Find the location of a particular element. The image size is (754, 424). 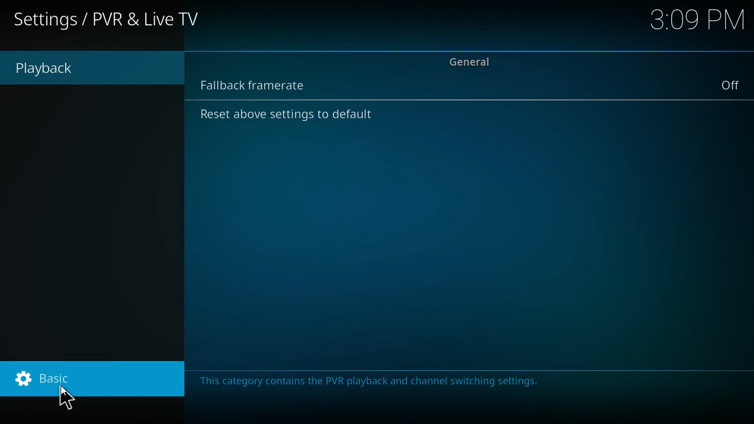

fallback framerate is located at coordinates (263, 83).